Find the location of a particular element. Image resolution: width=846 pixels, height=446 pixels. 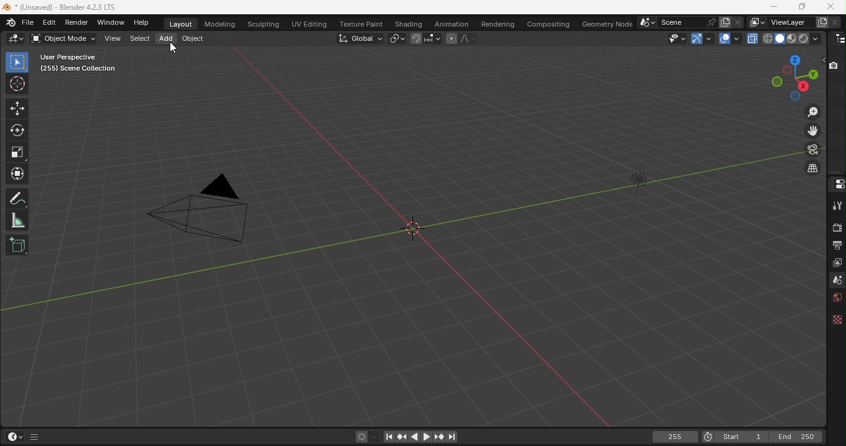

Play animation is located at coordinates (412, 437).